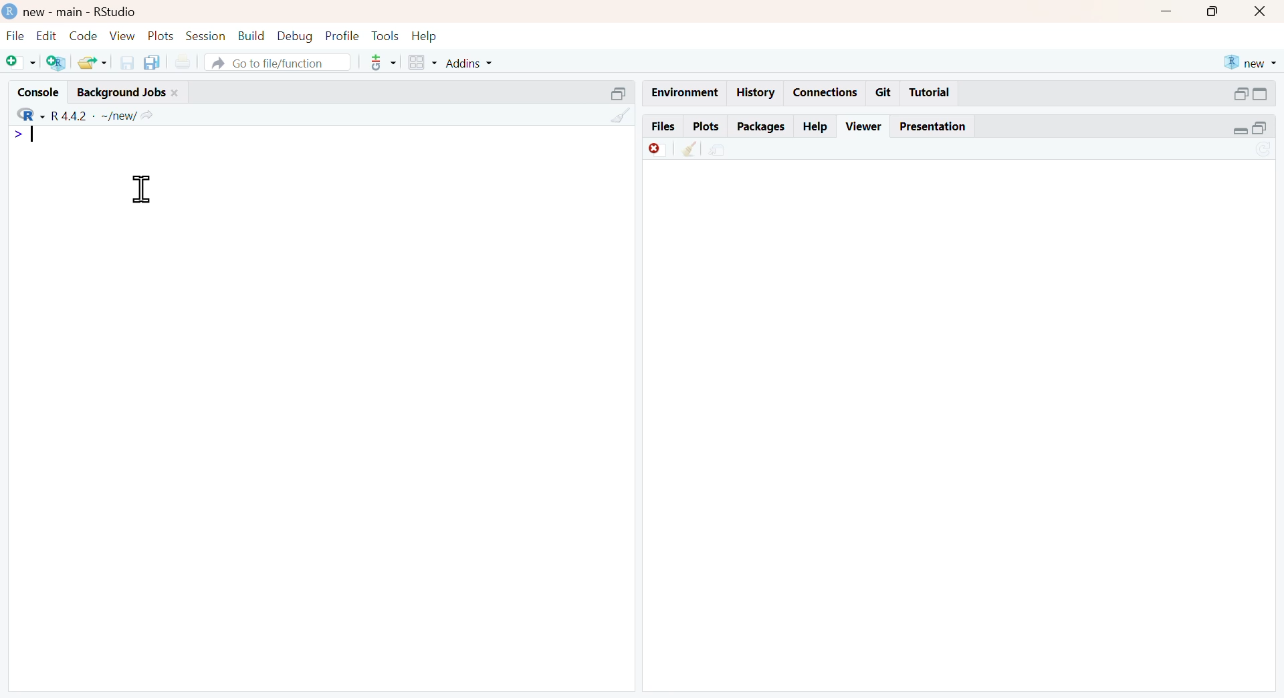  I want to click on New file, so click(19, 64).